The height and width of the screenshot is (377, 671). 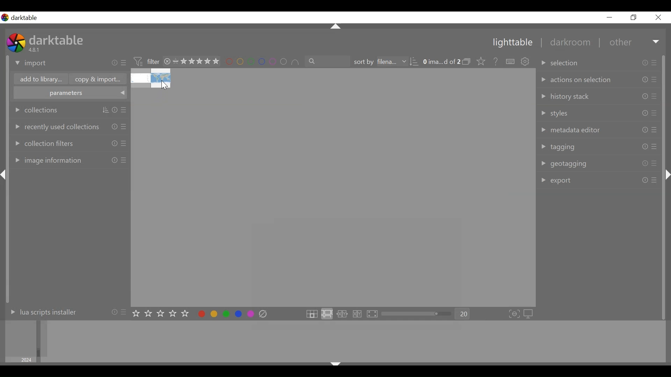 I want to click on , so click(x=124, y=161).